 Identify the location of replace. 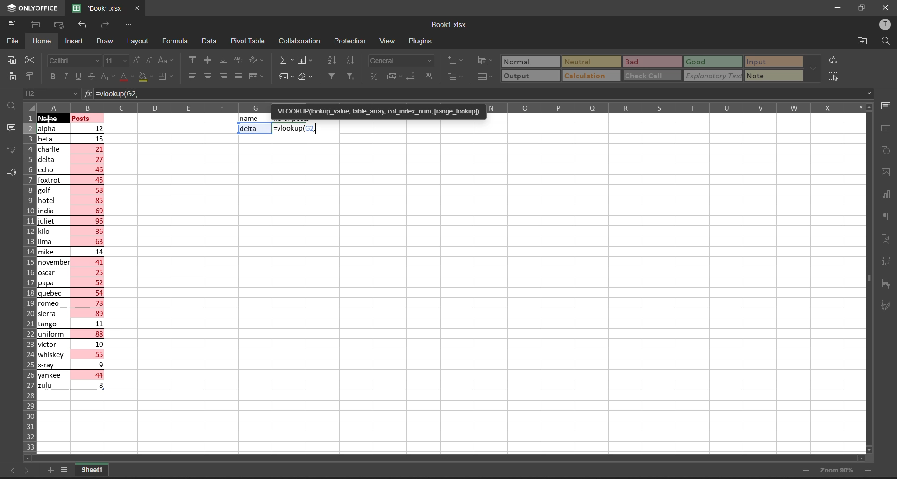
(834, 60).